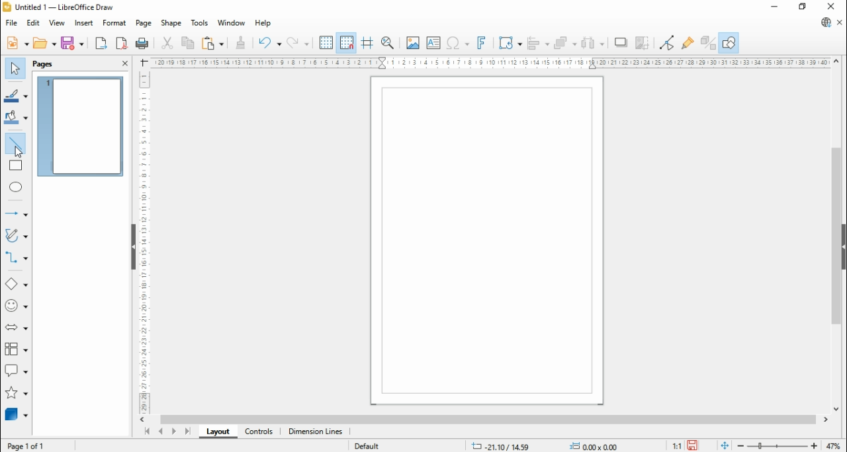 This screenshot has height=452, width=847. I want to click on help, so click(263, 23).